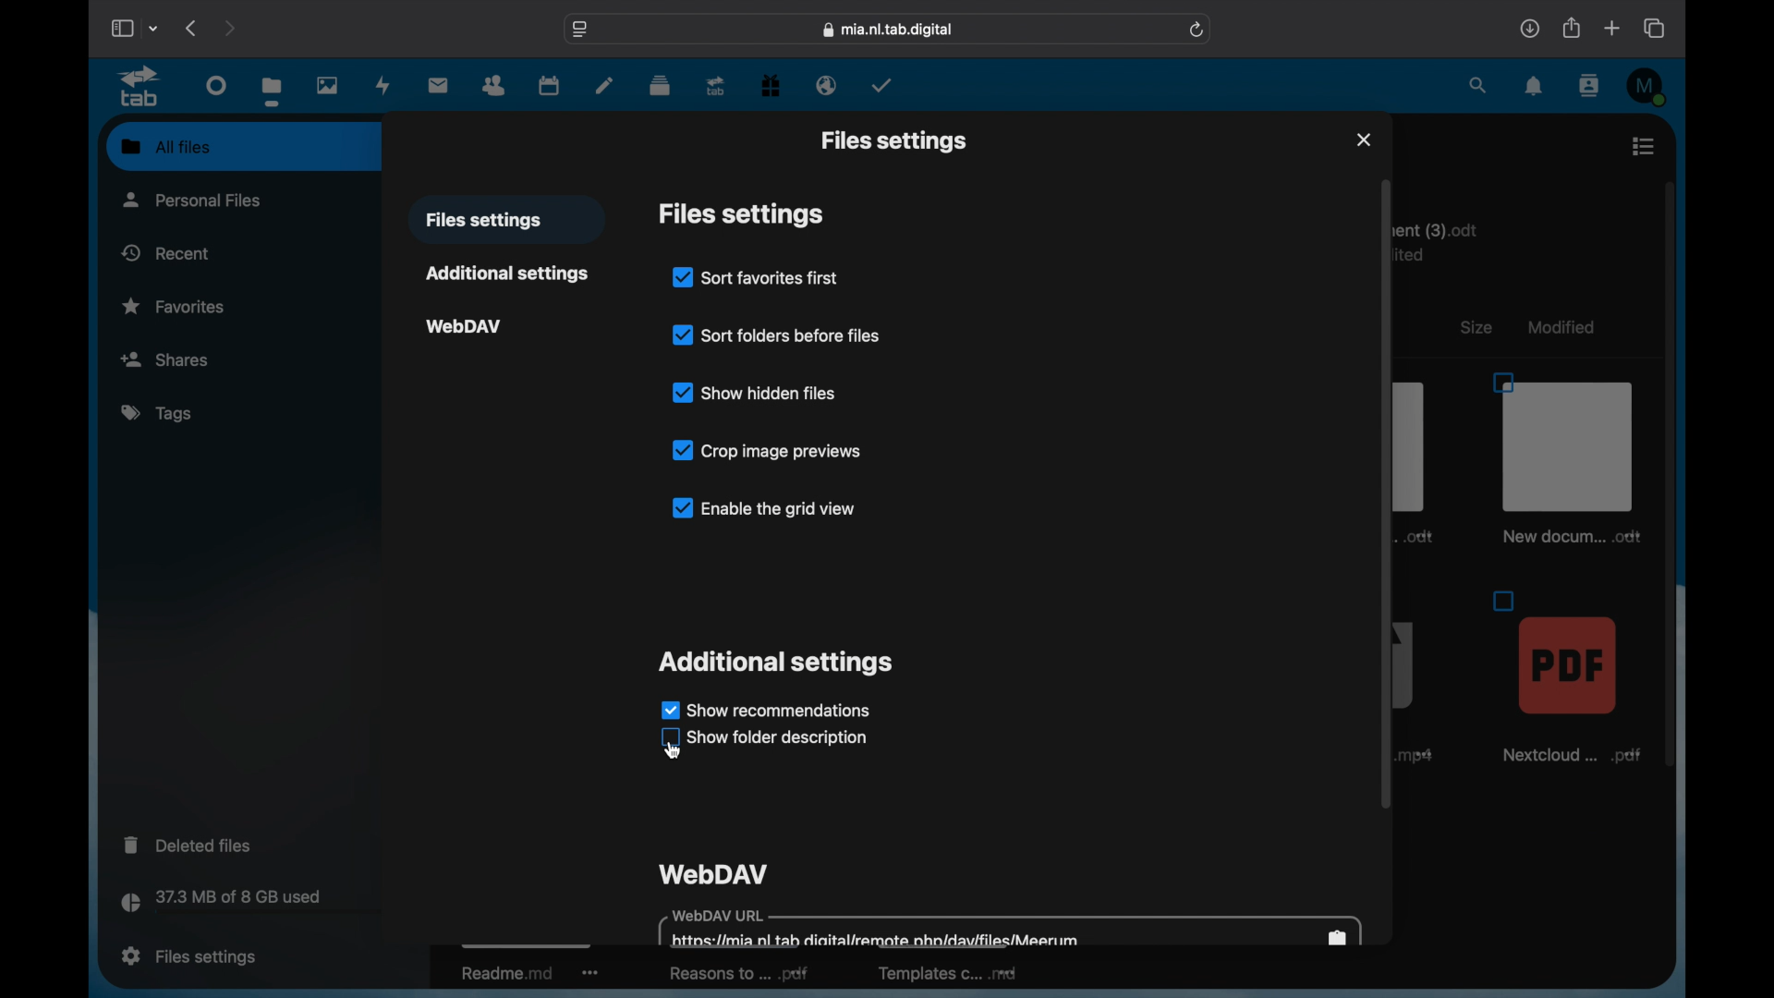 The height and width of the screenshot is (998, 1774). What do you see at coordinates (1479, 84) in the screenshot?
I see `search` at bounding box center [1479, 84].